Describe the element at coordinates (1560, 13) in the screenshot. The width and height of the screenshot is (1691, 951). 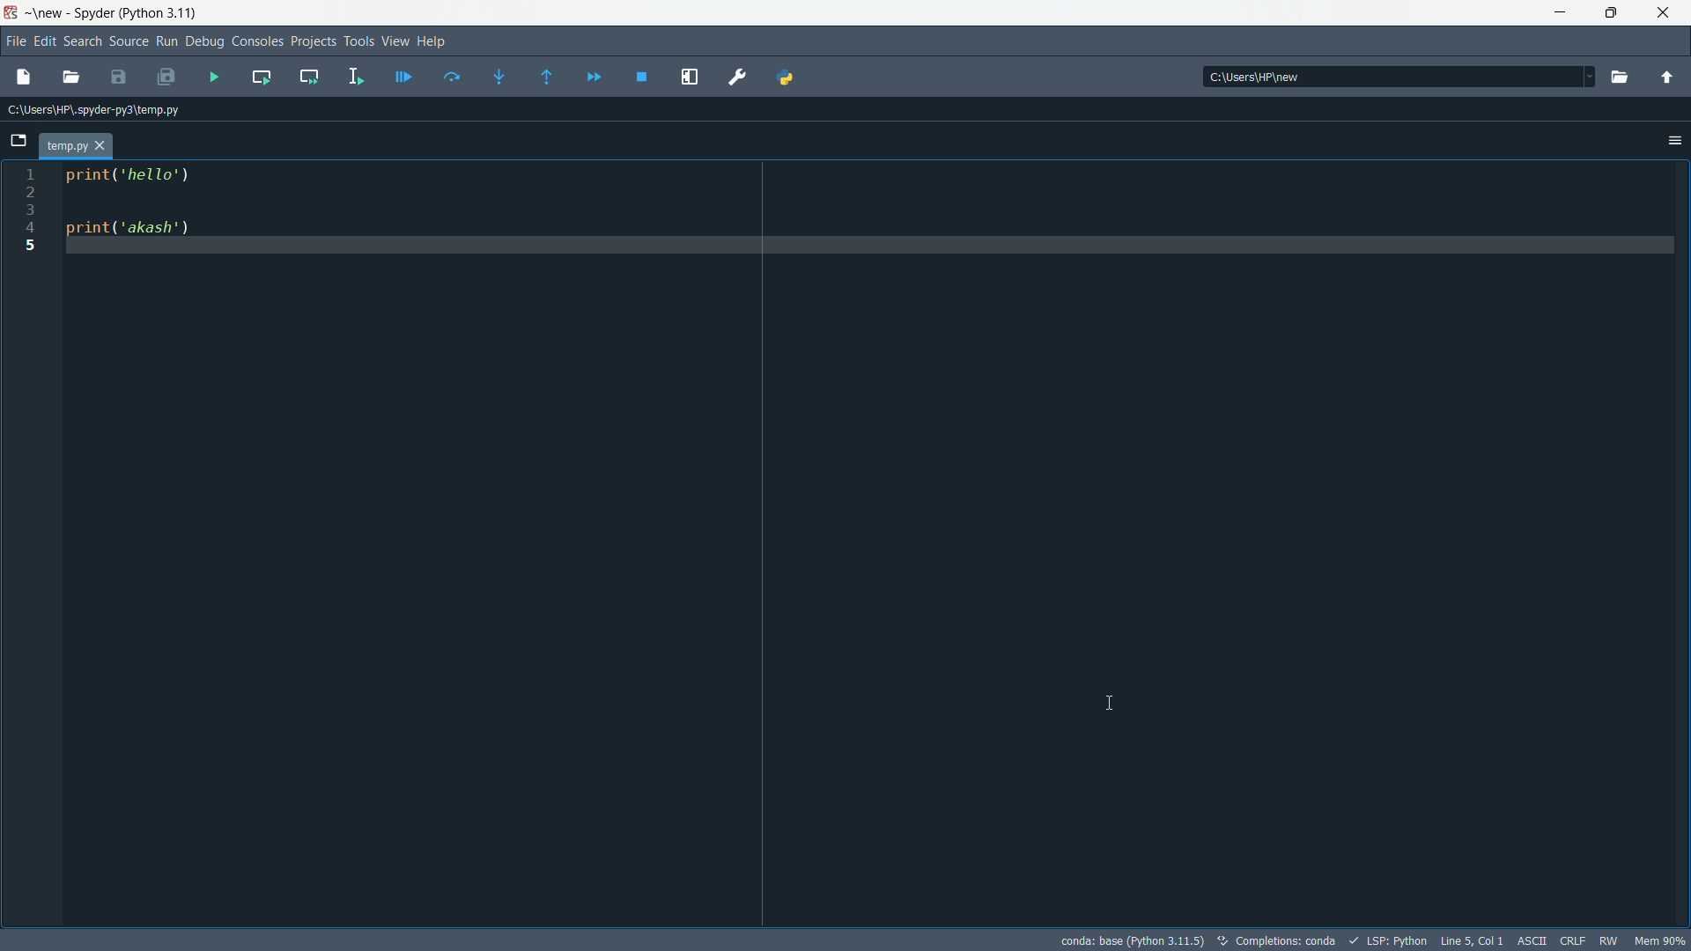
I see `minimize` at that location.